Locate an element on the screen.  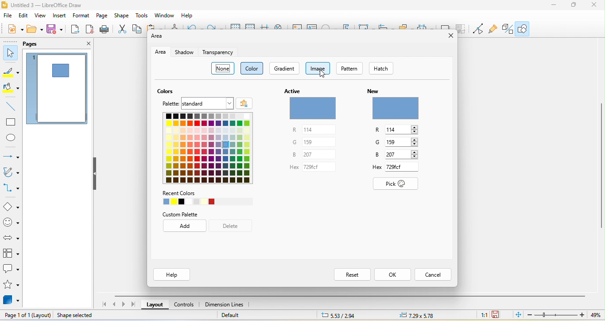
arrange is located at coordinates (406, 26).